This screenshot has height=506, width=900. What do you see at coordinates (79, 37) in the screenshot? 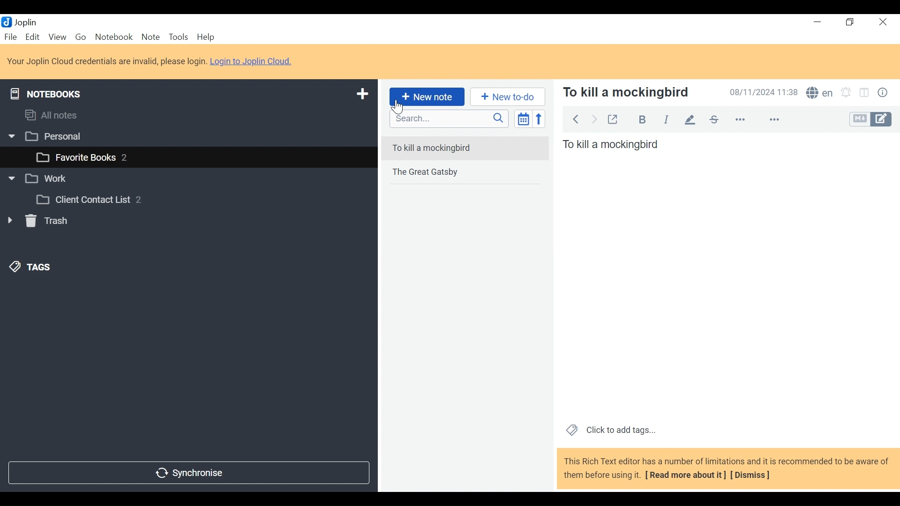
I see `Go` at bounding box center [79, 37].